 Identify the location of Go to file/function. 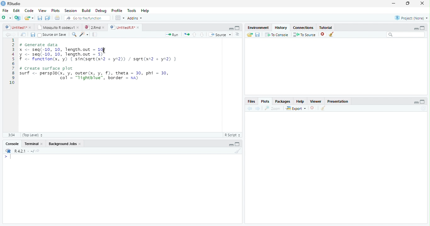
(87, 18).